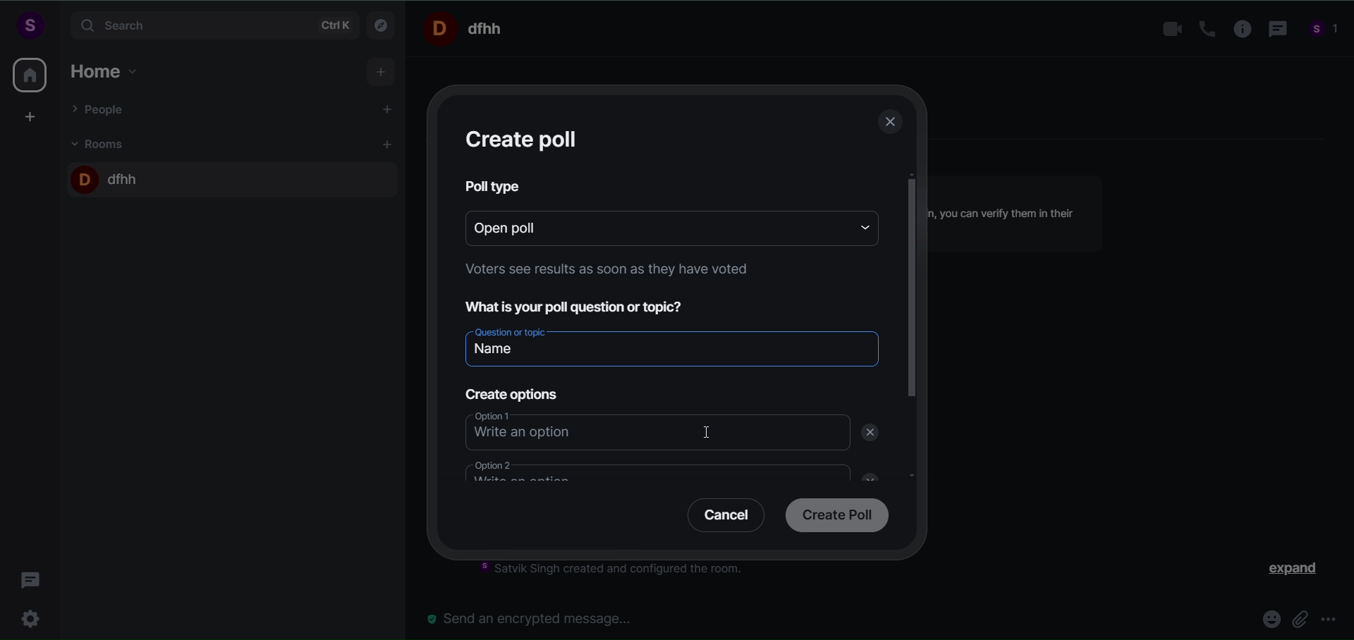 This screenshot has width=1354, height=640. I want to click on room info, so click(1238, 30).